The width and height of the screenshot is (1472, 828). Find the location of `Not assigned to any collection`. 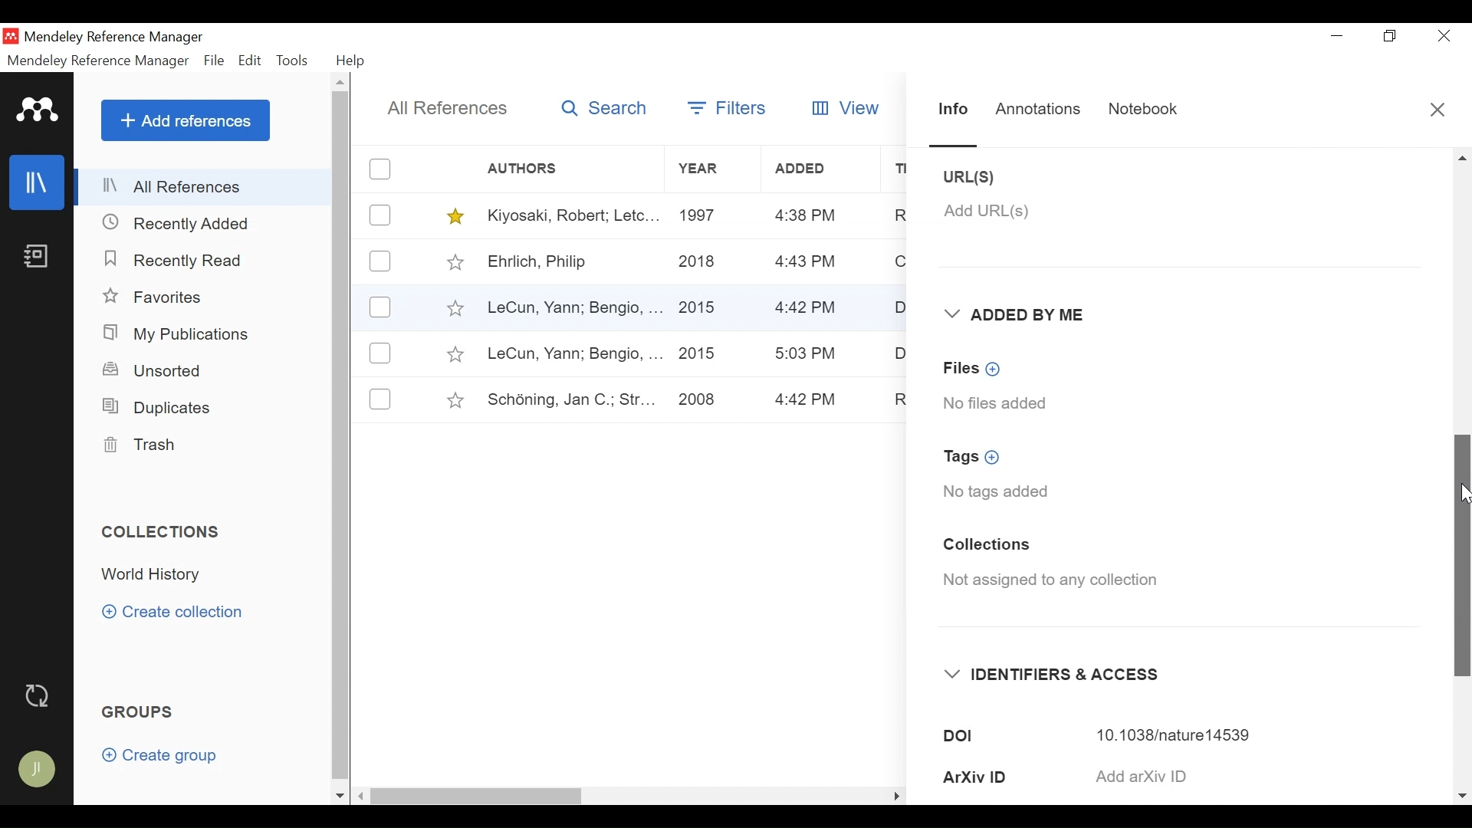

Not assigned to any collection is located at coordinates (1056, 583).